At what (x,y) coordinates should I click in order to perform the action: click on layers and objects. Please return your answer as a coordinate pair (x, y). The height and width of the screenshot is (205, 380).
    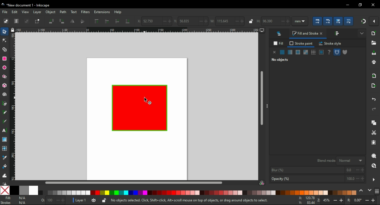
    Looking at the image, I should click on (280, 33).